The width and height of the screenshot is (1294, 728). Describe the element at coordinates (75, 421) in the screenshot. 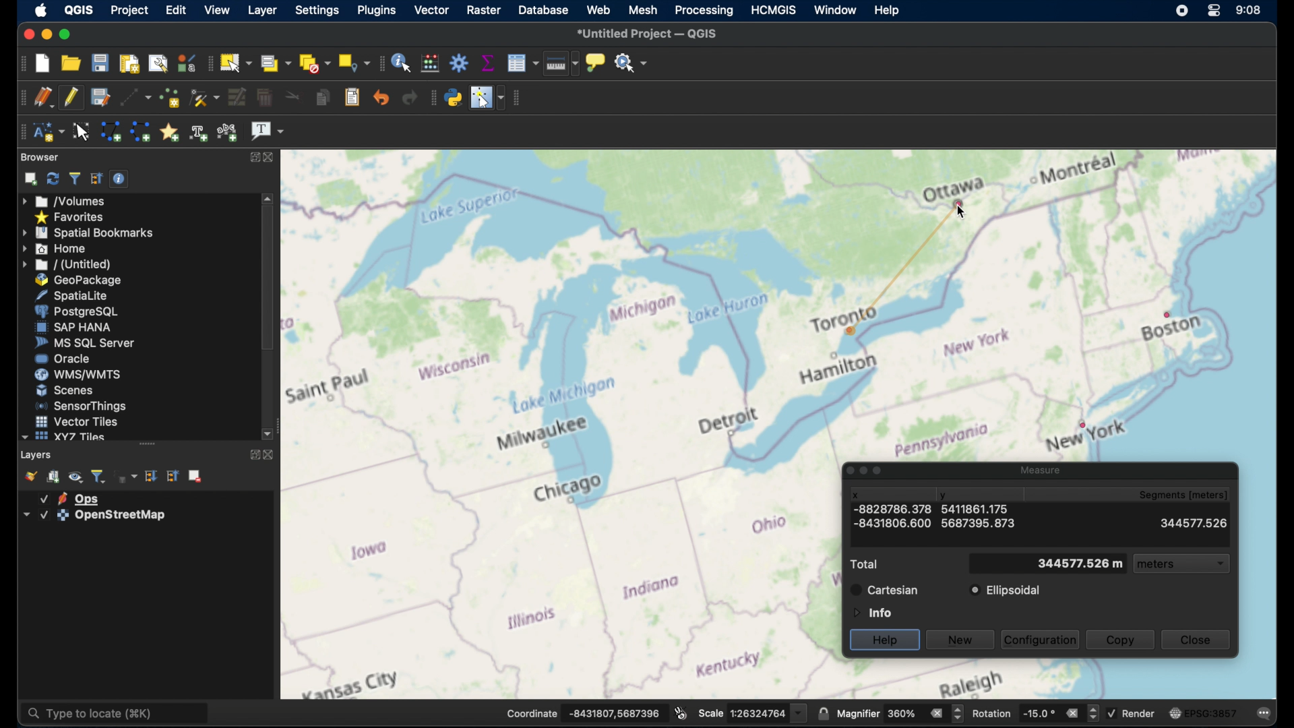

I see `vector tiles` at that location.